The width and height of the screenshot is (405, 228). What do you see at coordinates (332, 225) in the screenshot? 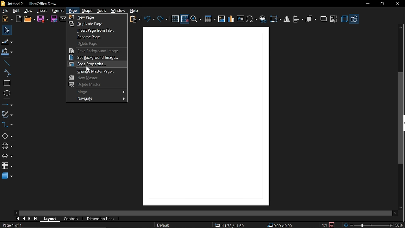
I see `Save` at bounding box center [332, 225].